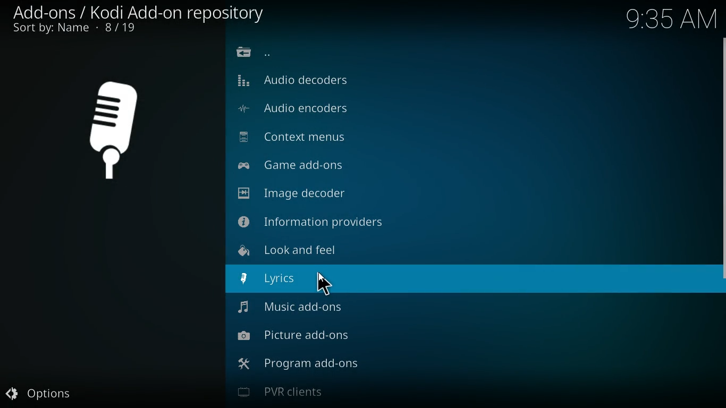  Describe the element at coordinates (258, 53) in the screenshot. I see `back` at that location.